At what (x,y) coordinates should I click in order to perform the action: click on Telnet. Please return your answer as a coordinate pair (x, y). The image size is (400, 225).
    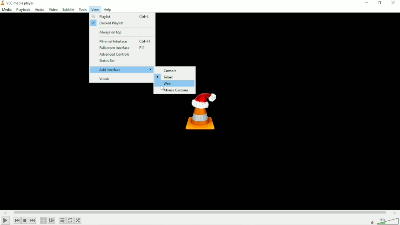
    Looking at the image, I should click on (166, 77).